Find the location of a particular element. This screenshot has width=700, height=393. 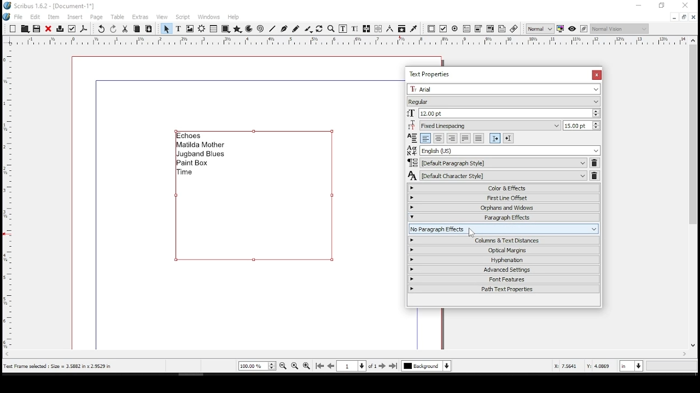

edit text with story editor is located at coordinates (353, 29).